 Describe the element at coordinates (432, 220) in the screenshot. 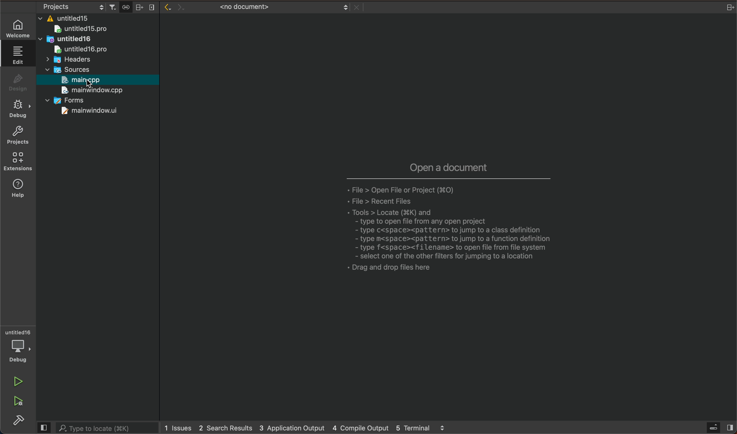

I see `open a document` at that location.